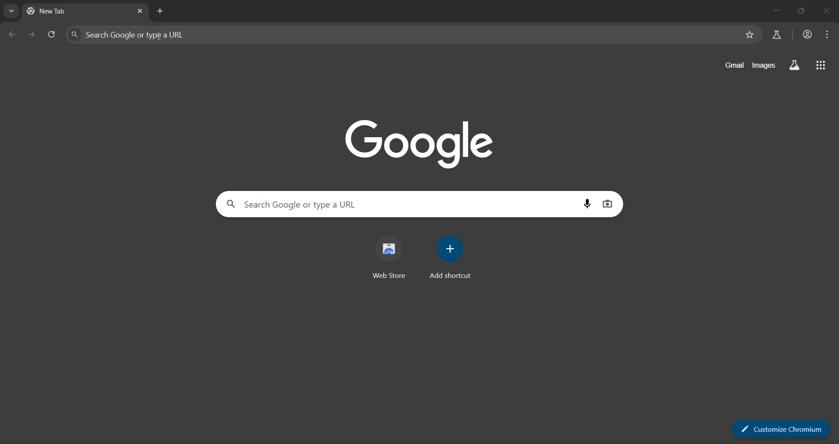  Describe the element at coordinates (607, 205) in the screenshot. I see `image search` at that location.